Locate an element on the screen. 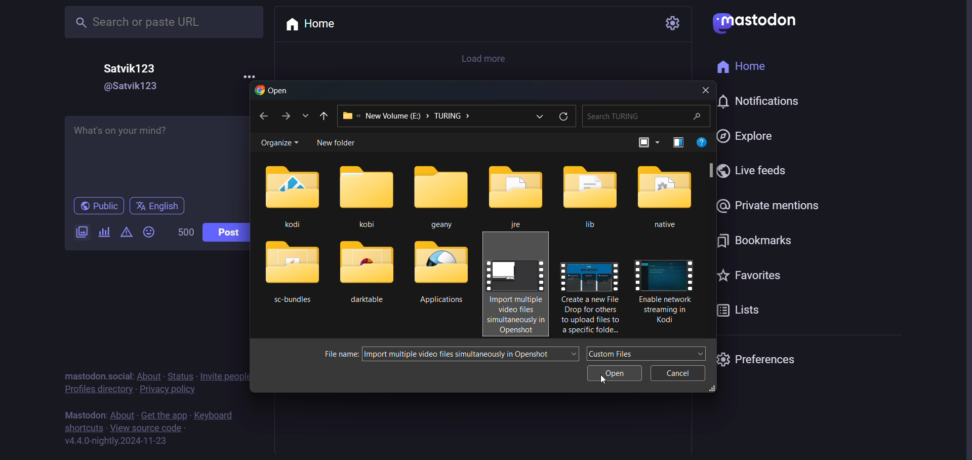  view is located at coordinates (645, 142).